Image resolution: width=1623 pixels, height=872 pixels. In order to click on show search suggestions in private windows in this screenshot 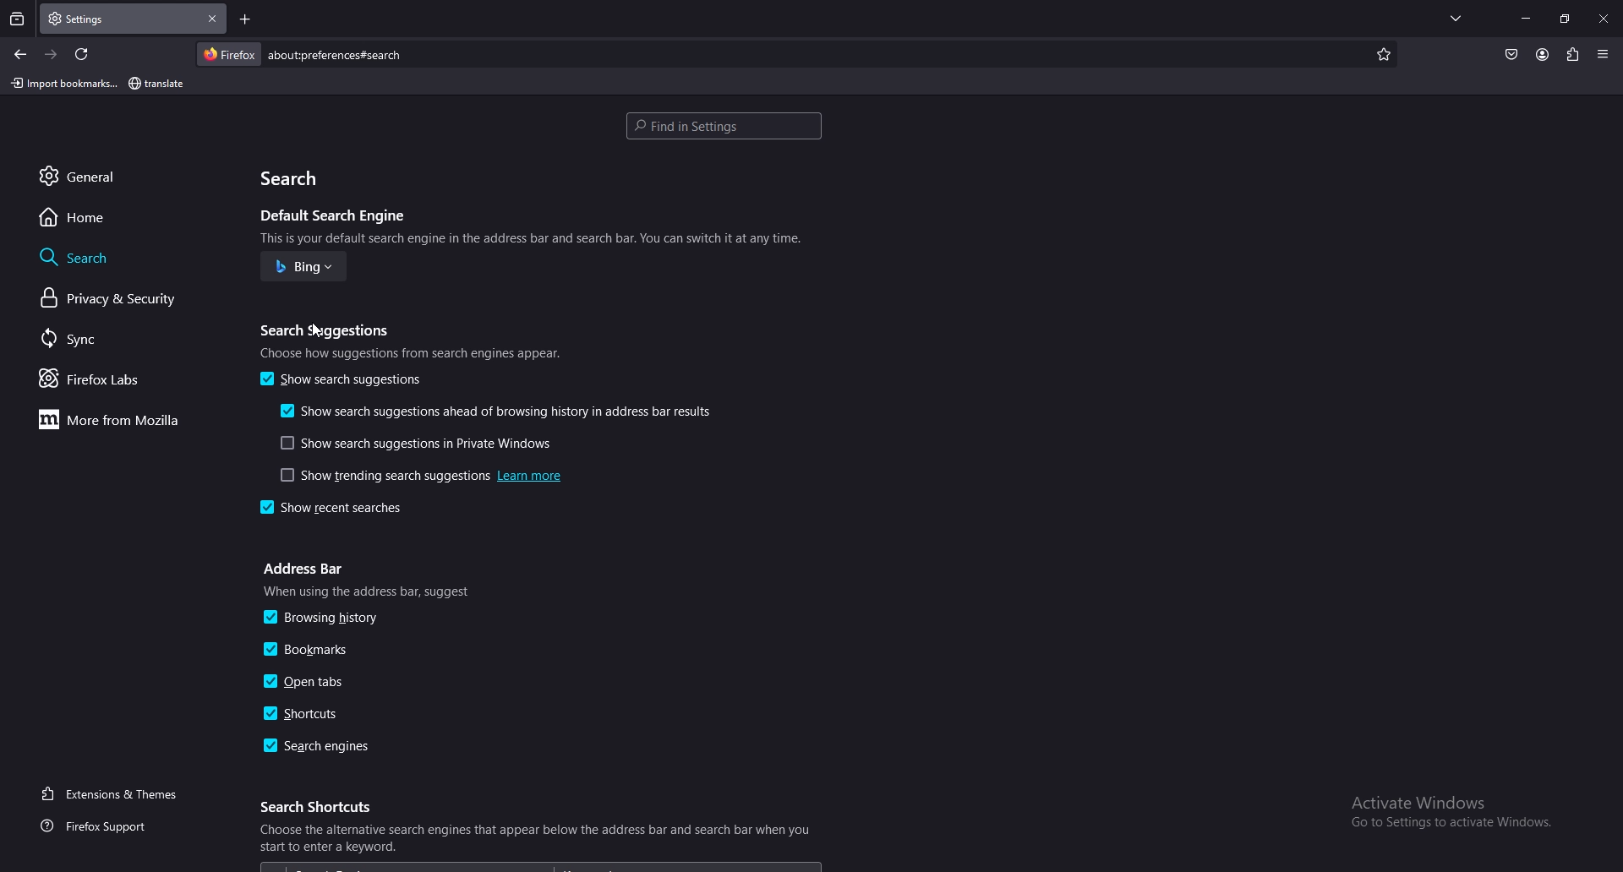, I will do `click(417, 443)`.